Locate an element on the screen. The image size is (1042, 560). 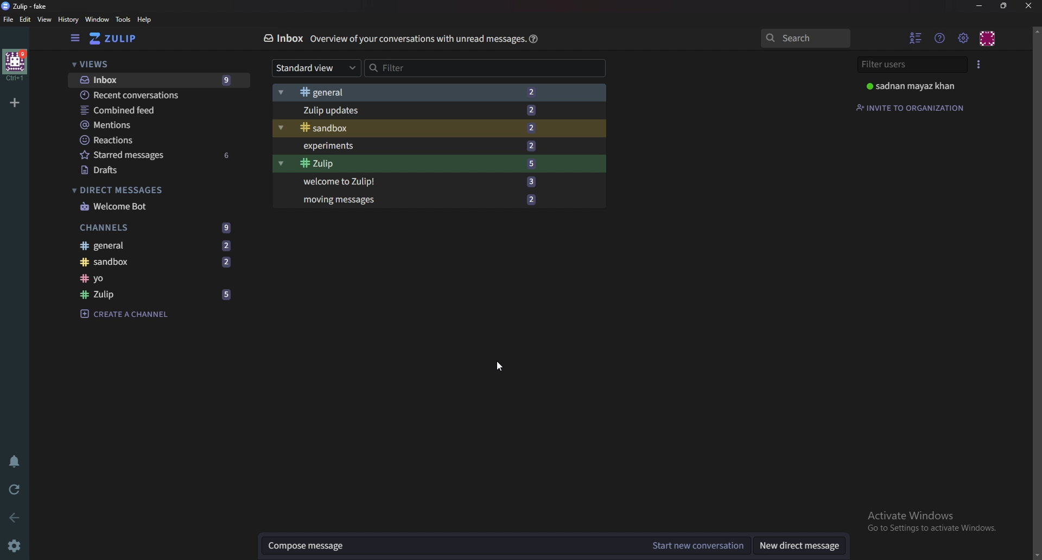
Zulip is located at coordinates (159, 295).